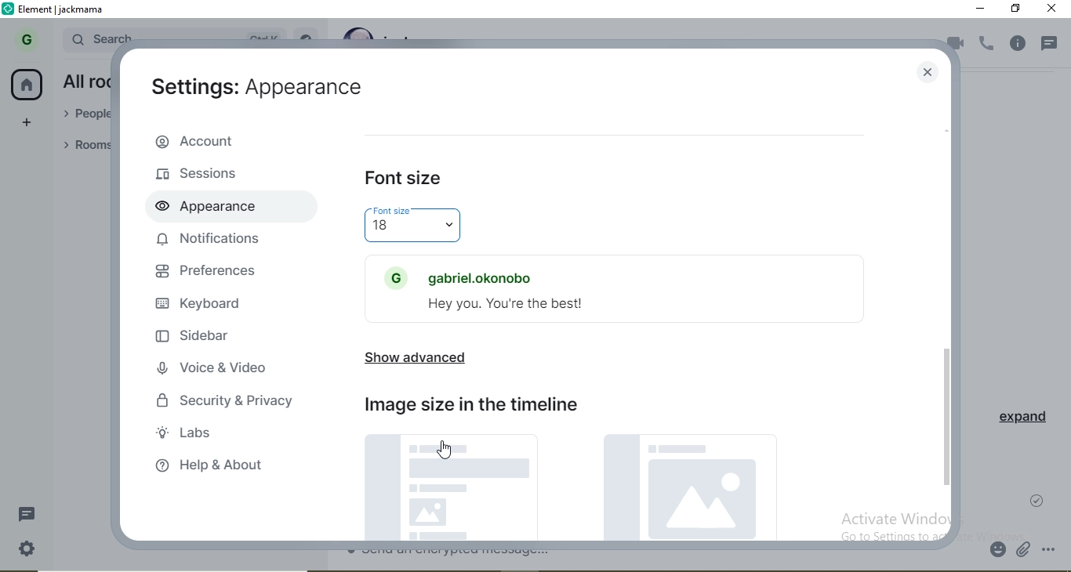 Image resolution: width=1071 pixels, height=572 pixels. Describe the element at coordinates (226, 141) in the screenshot. I see `account` at that location.